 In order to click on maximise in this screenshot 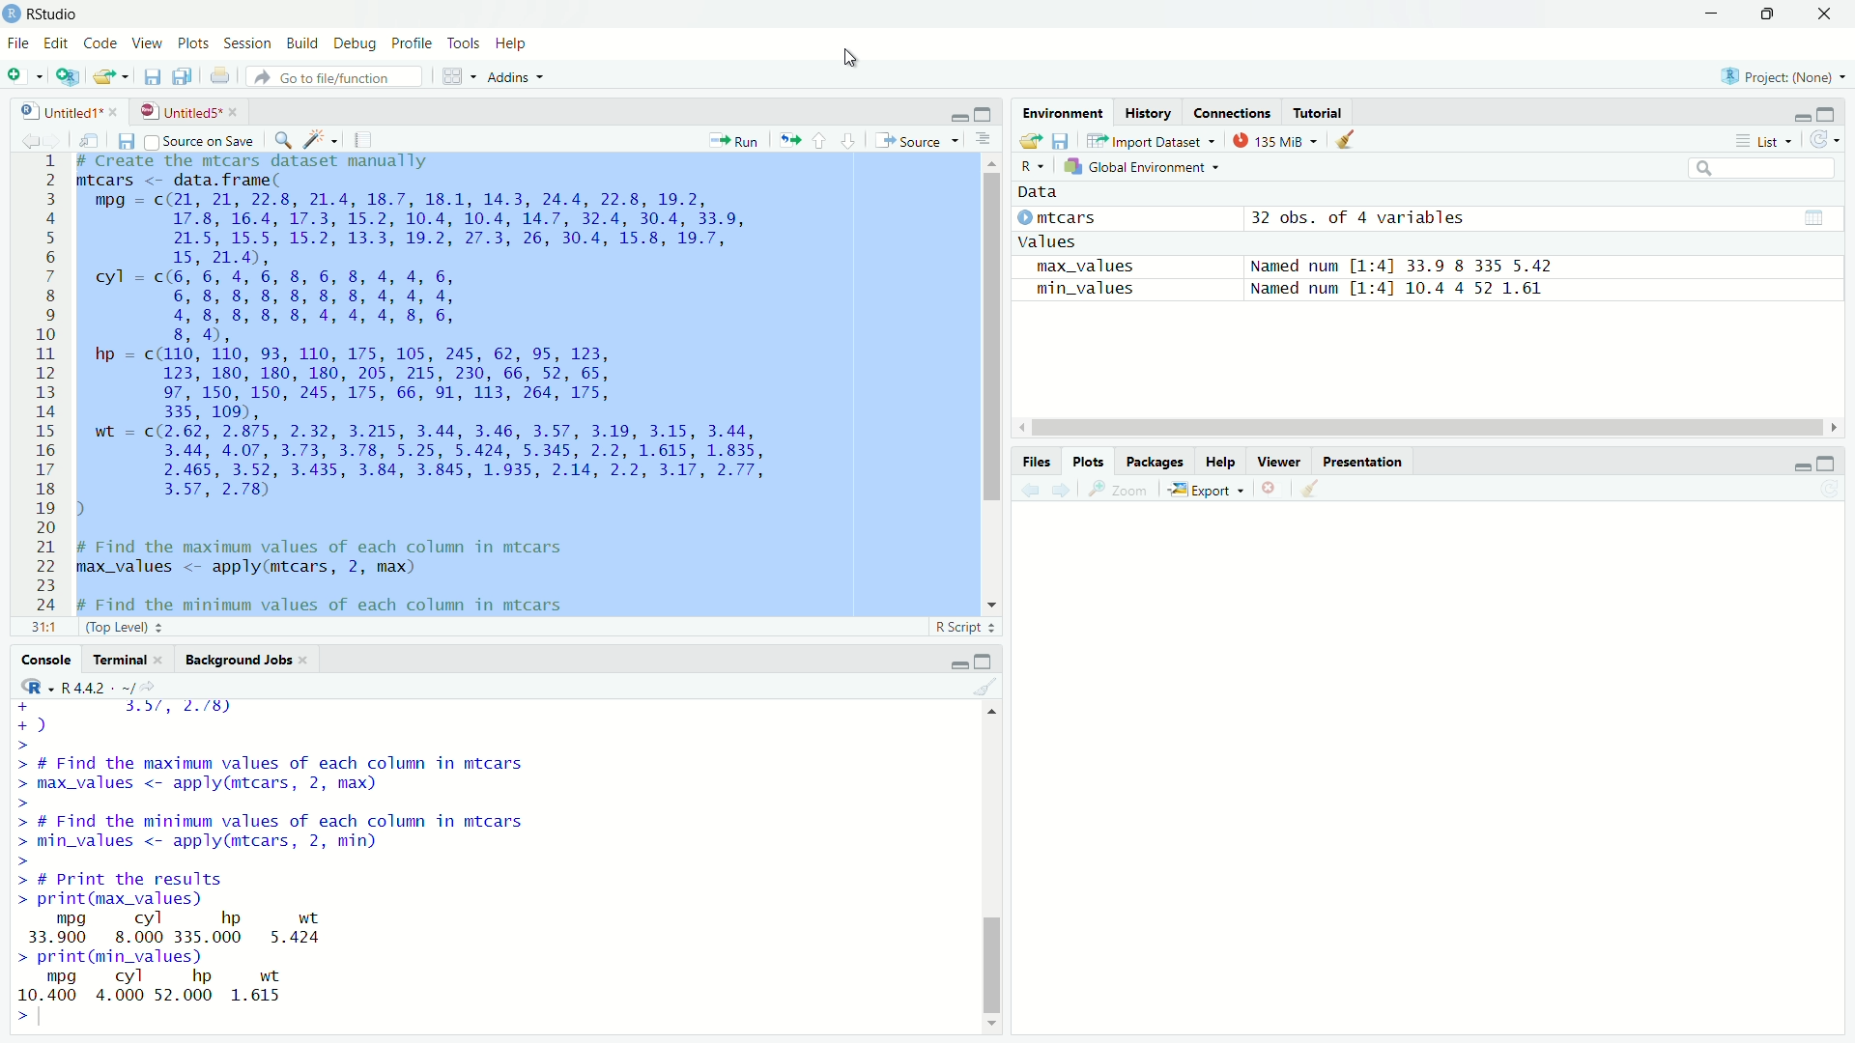, I will do `click(1775, 16)`.